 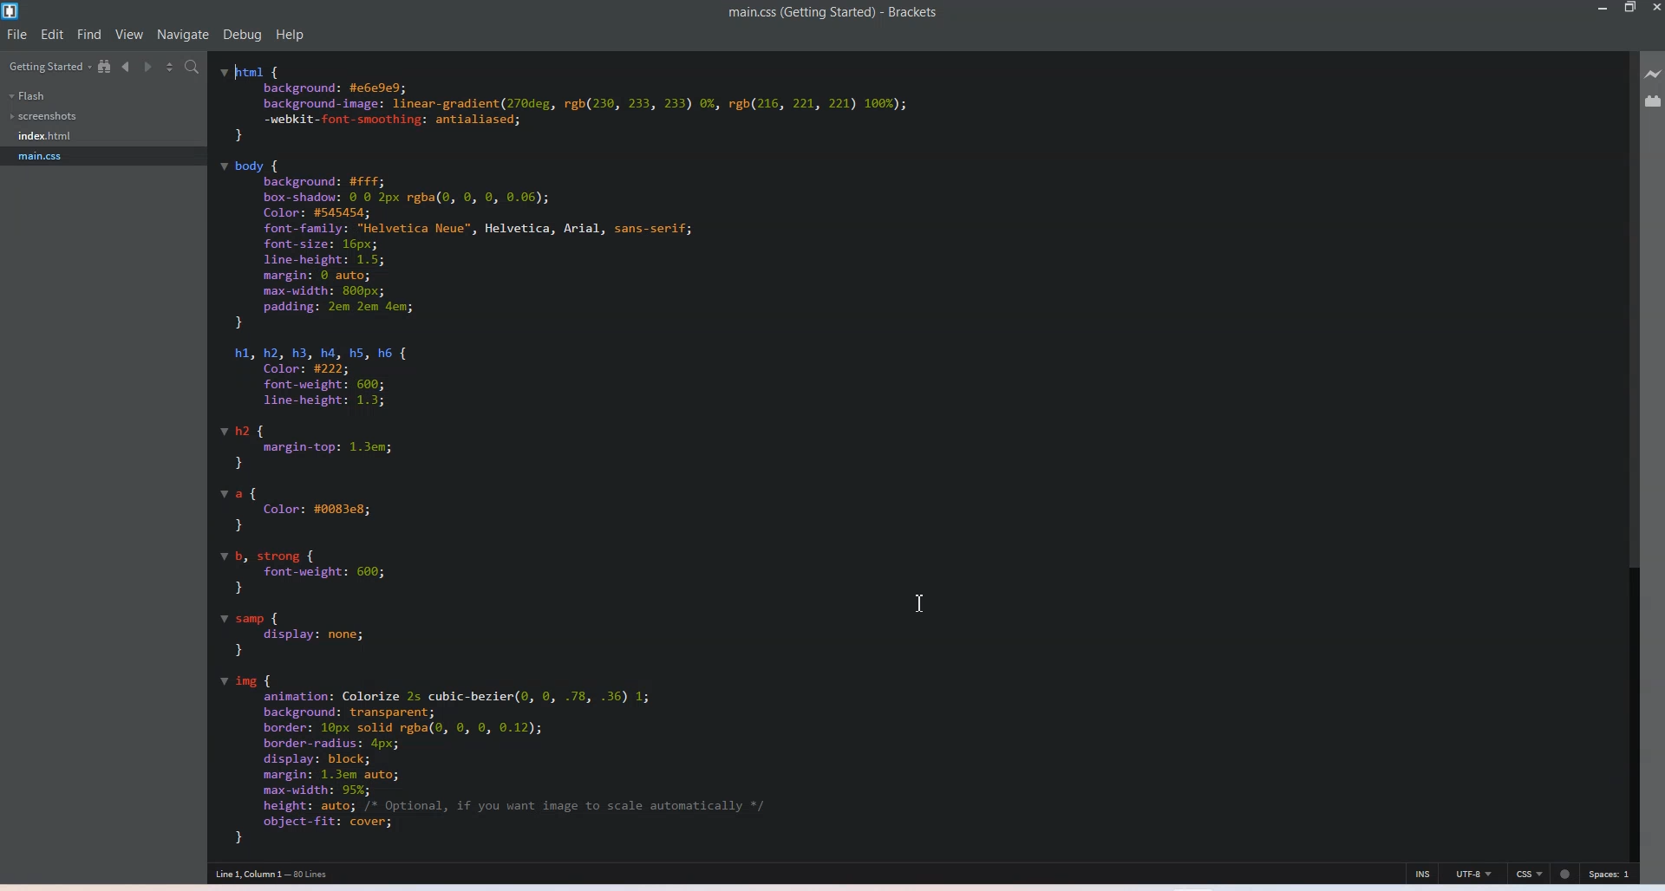 I want to click on Navigate, so click(x=185, y=35).